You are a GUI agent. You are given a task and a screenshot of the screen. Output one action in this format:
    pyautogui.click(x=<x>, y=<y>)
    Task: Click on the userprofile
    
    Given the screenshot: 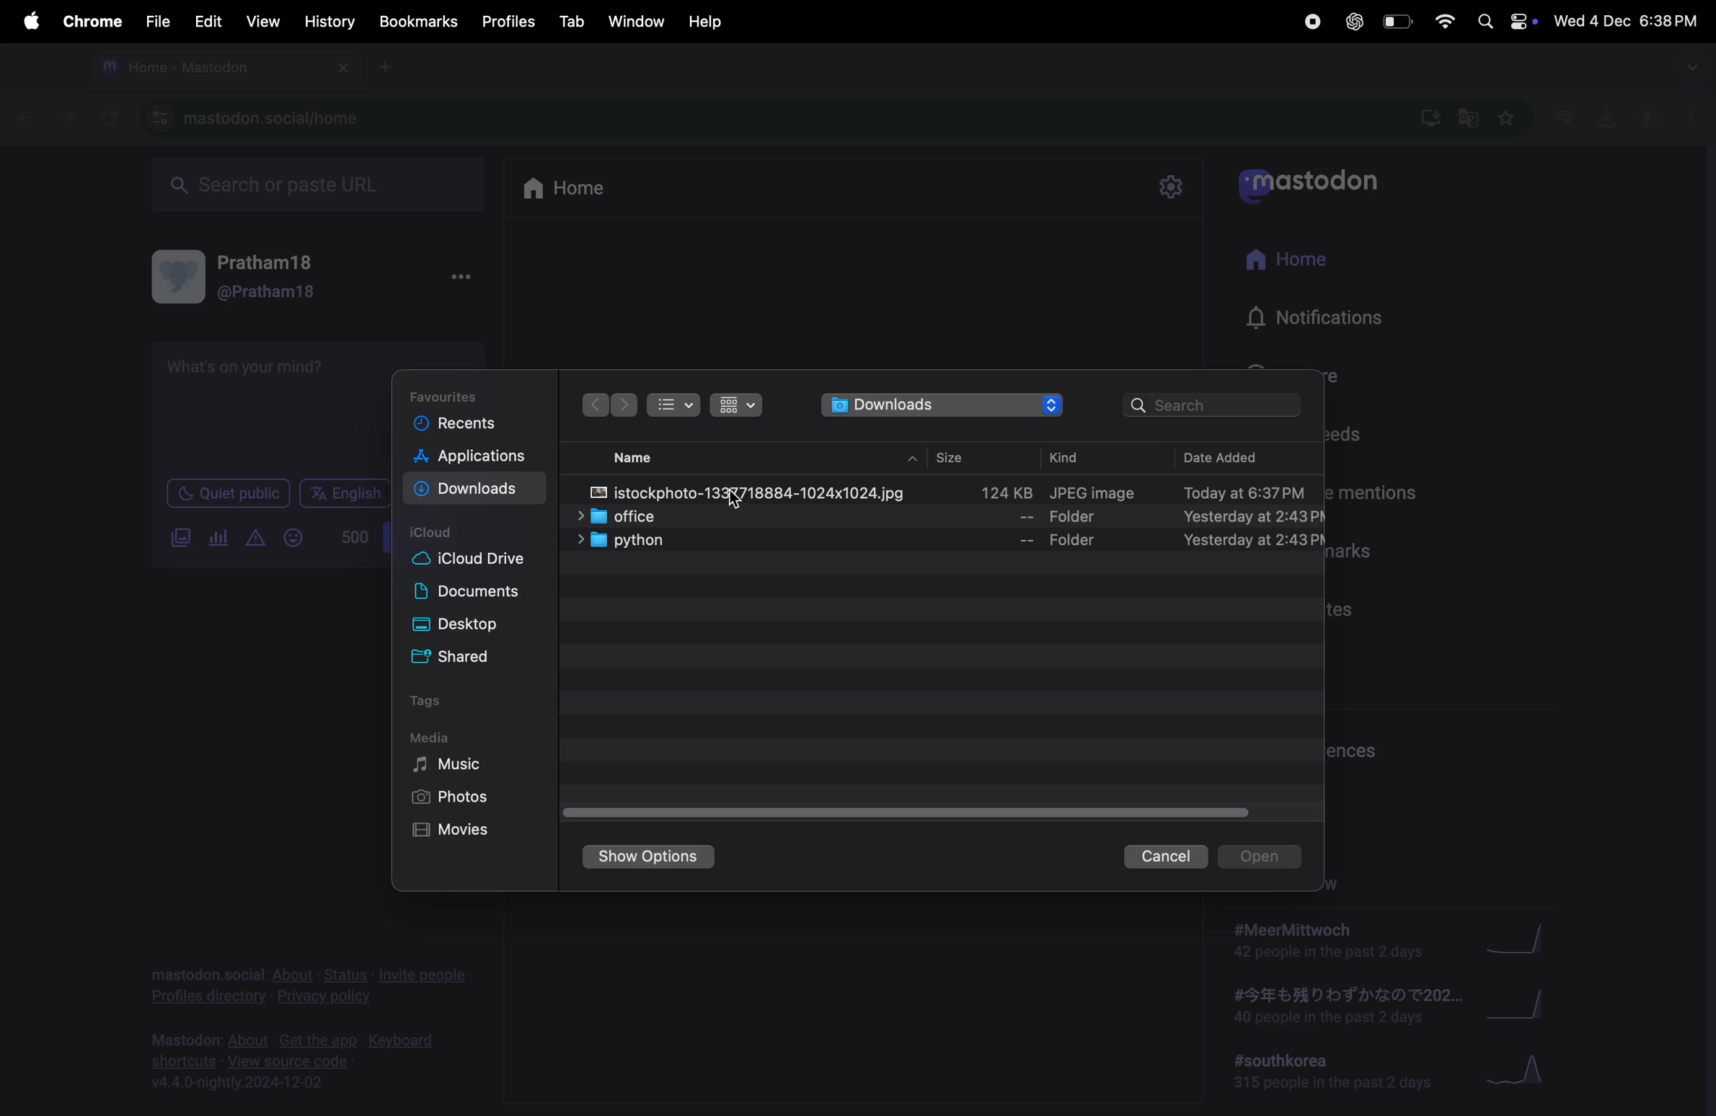 What is the action you would take?
    pyautogui.click(x=1673, y=118)
    